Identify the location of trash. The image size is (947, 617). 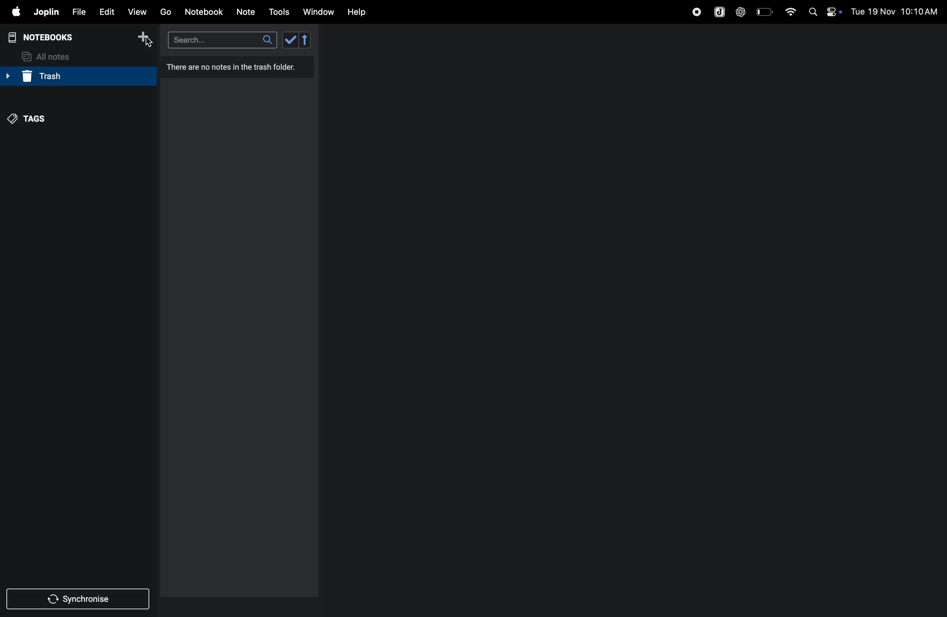
(75, 77).